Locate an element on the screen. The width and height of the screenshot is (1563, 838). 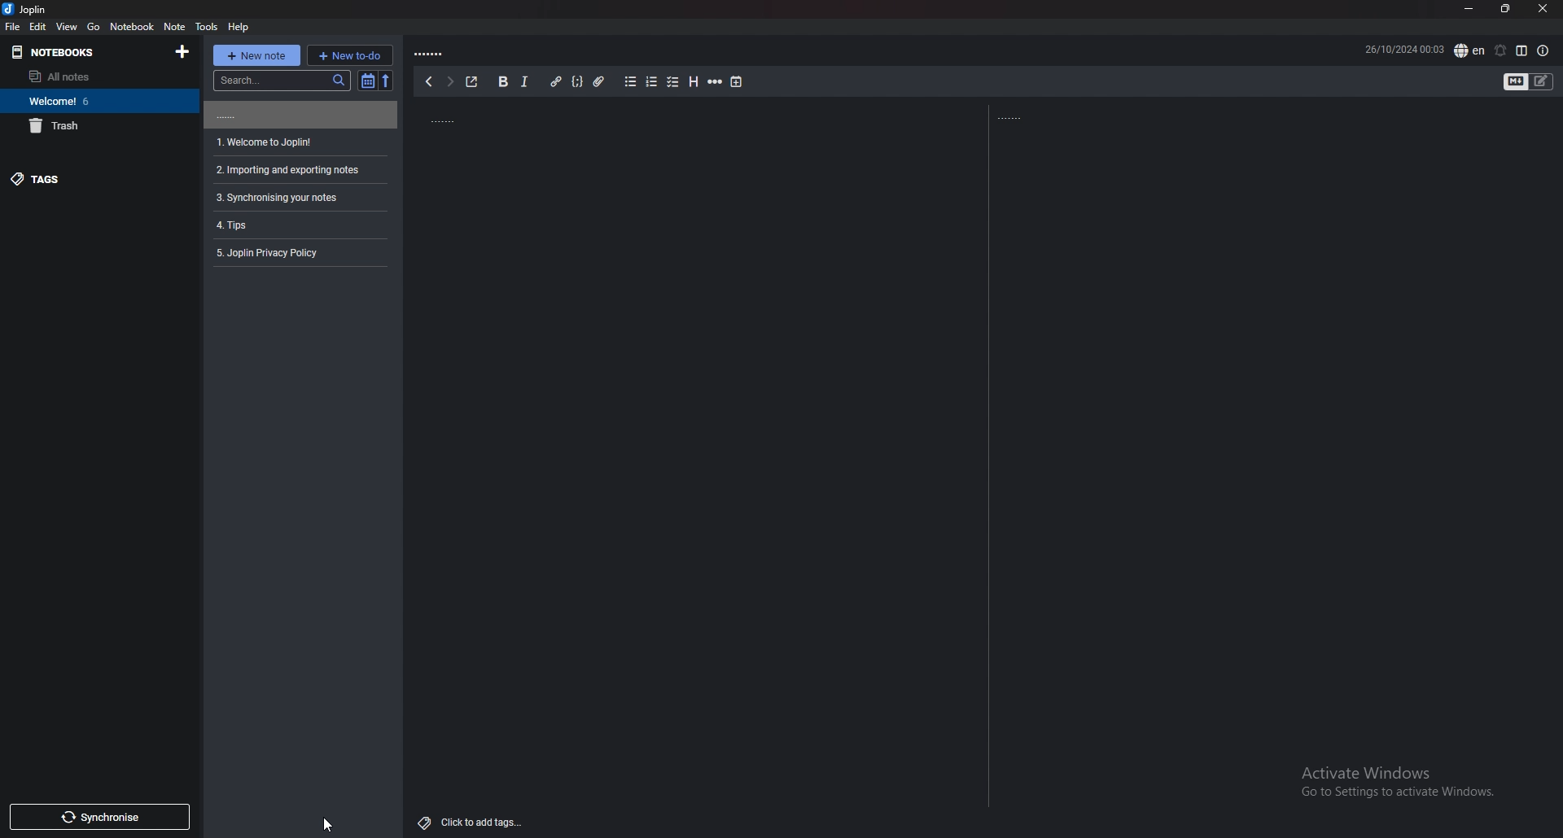
help is located at coordinates (239, 27).